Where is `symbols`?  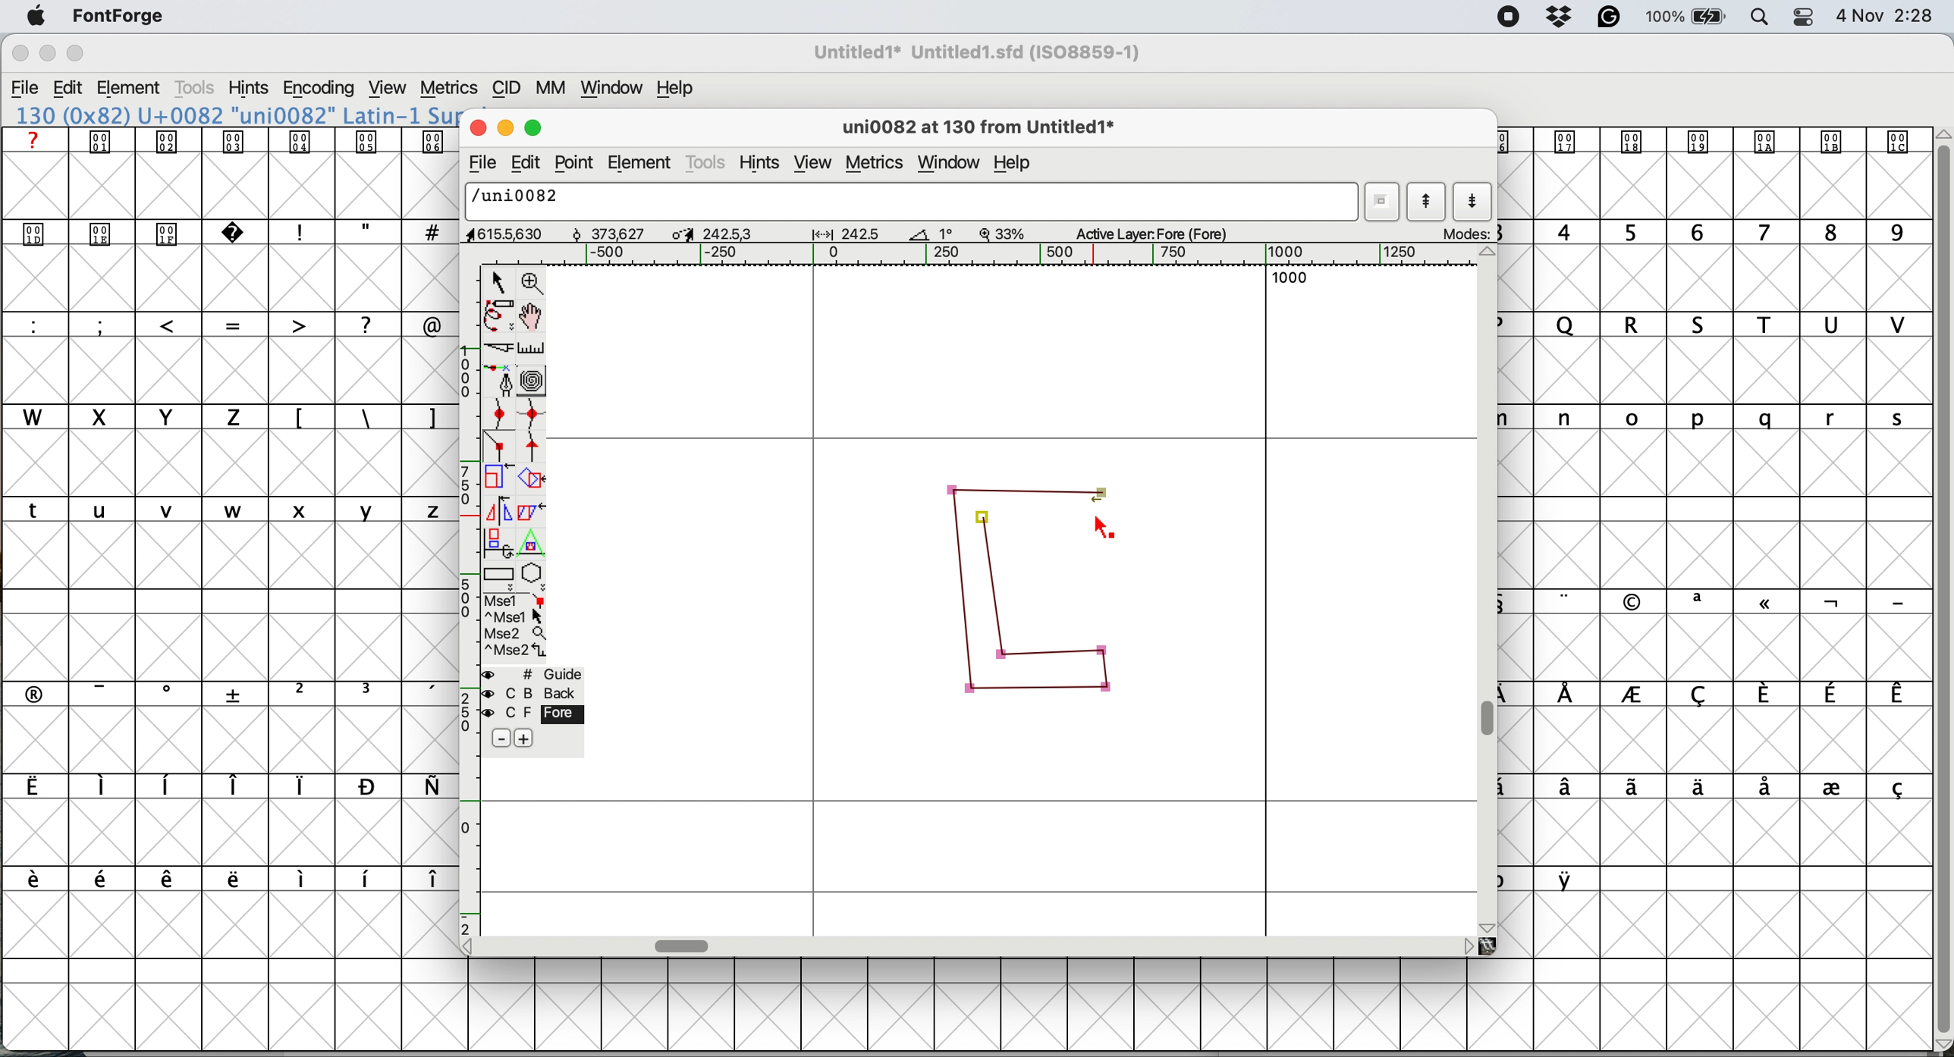 symbols is located at coordinates (234, 141).